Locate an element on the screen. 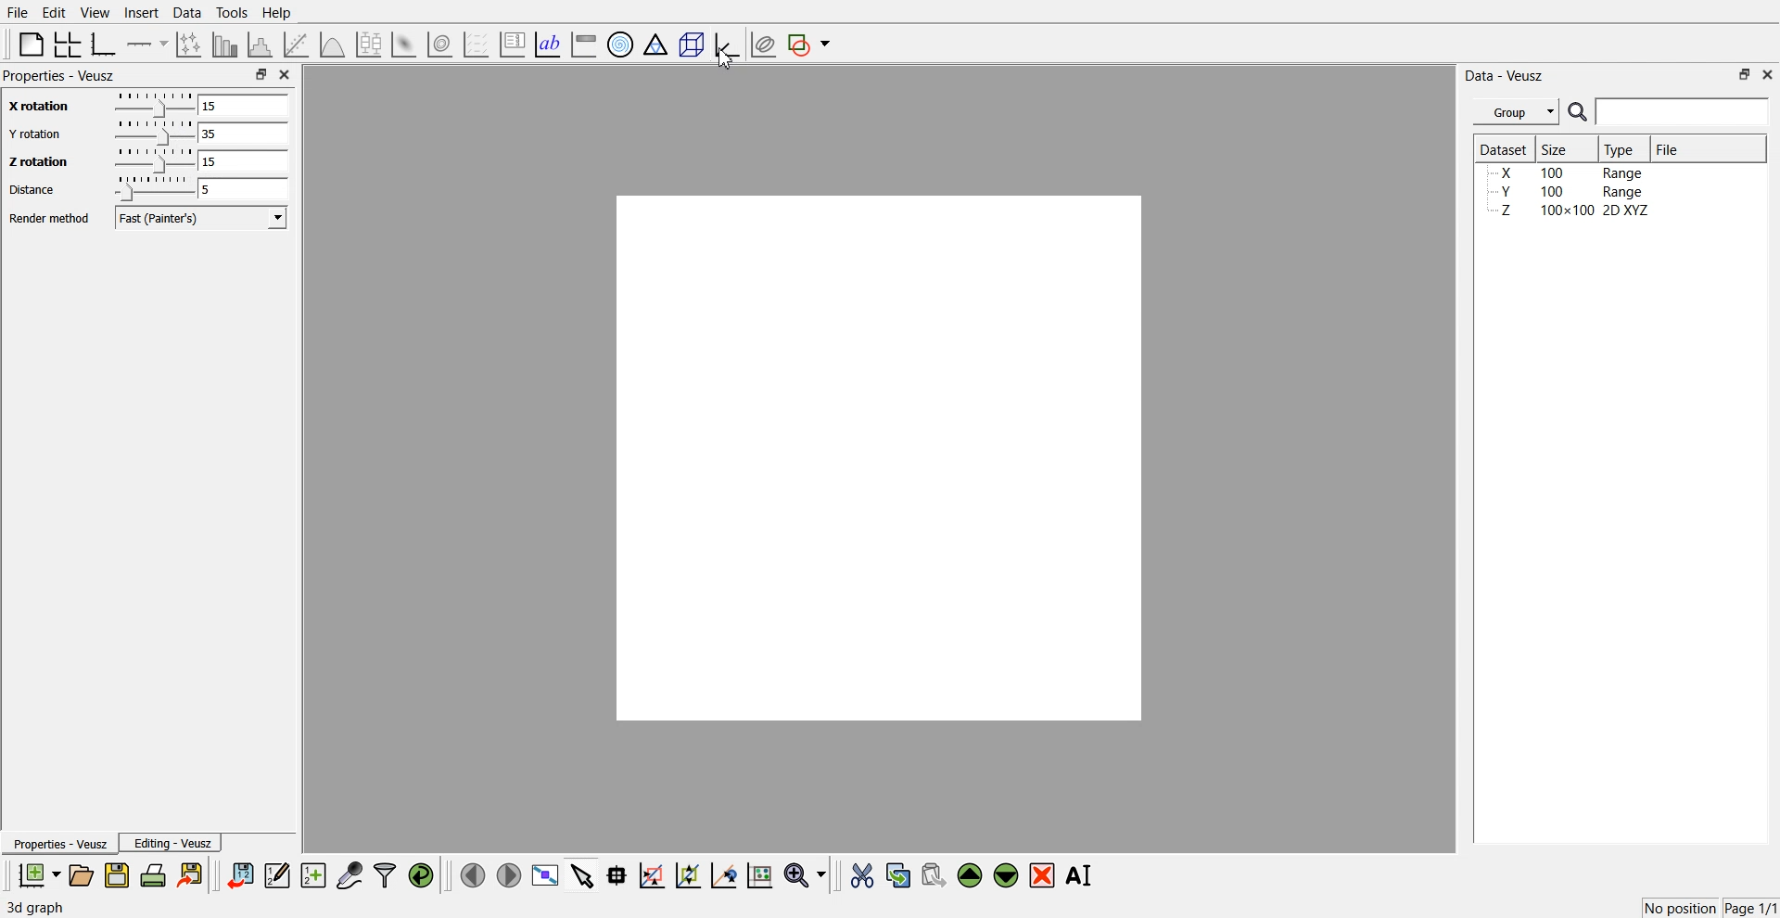  Properties - Veusz is located at coordinates (59, 75).